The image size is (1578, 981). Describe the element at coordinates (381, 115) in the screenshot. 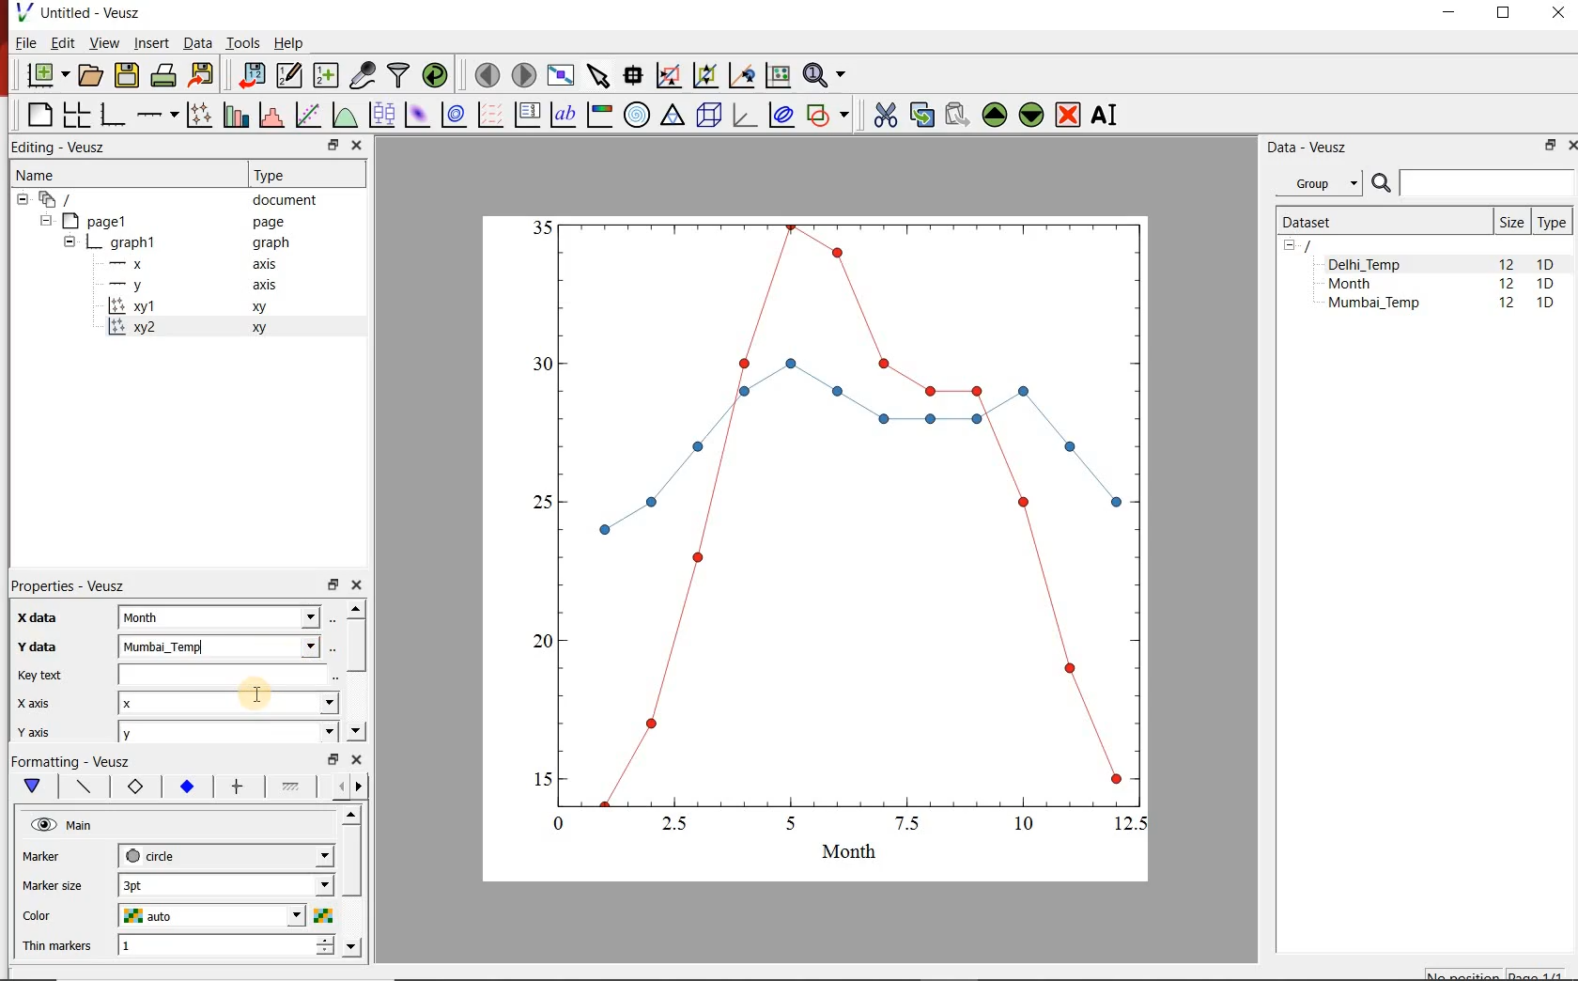

I see `plot box plots` at that location.